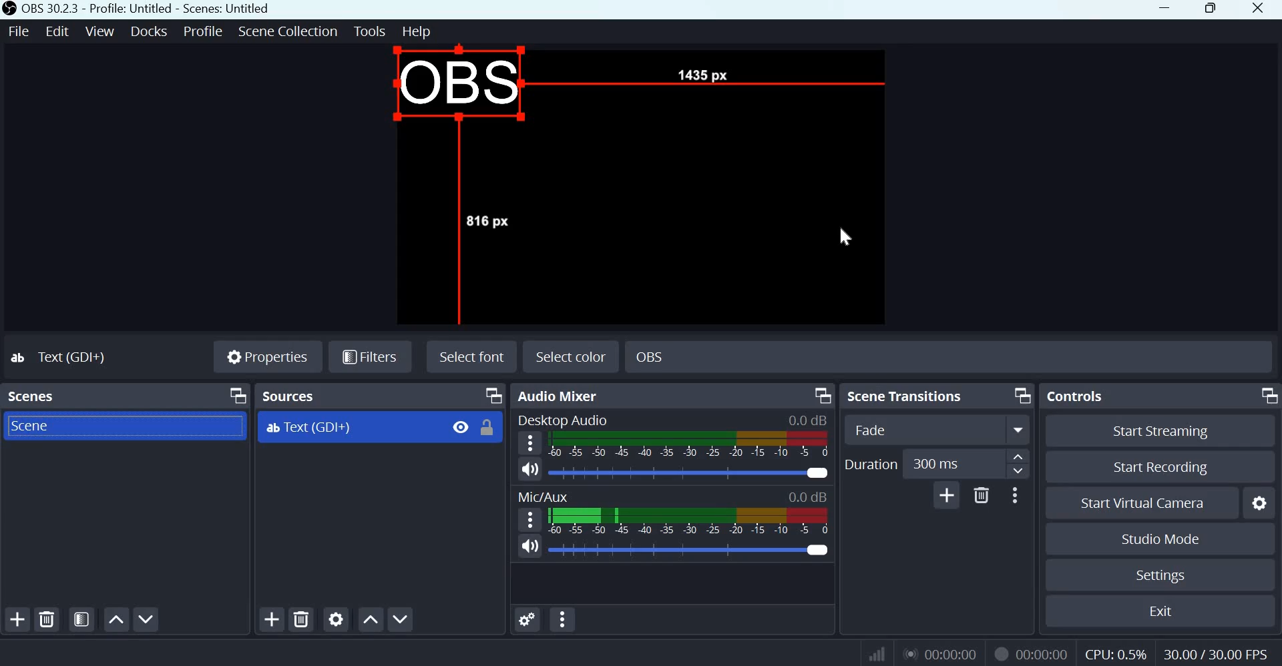 The width and height of the screenshot is (1282, 666). What do you see at coordinates (1160, 431) in the screenshot?
I see `Start streaming` at bounding box center [1160, 431].